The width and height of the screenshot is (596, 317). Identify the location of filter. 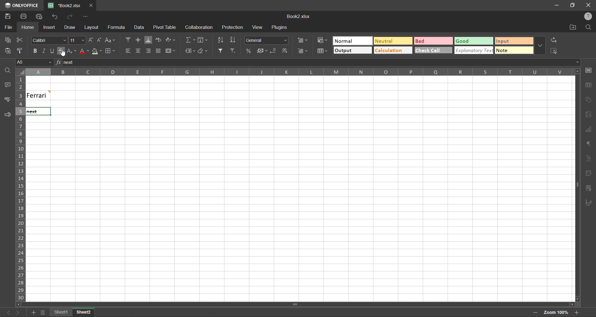
(221, 51).